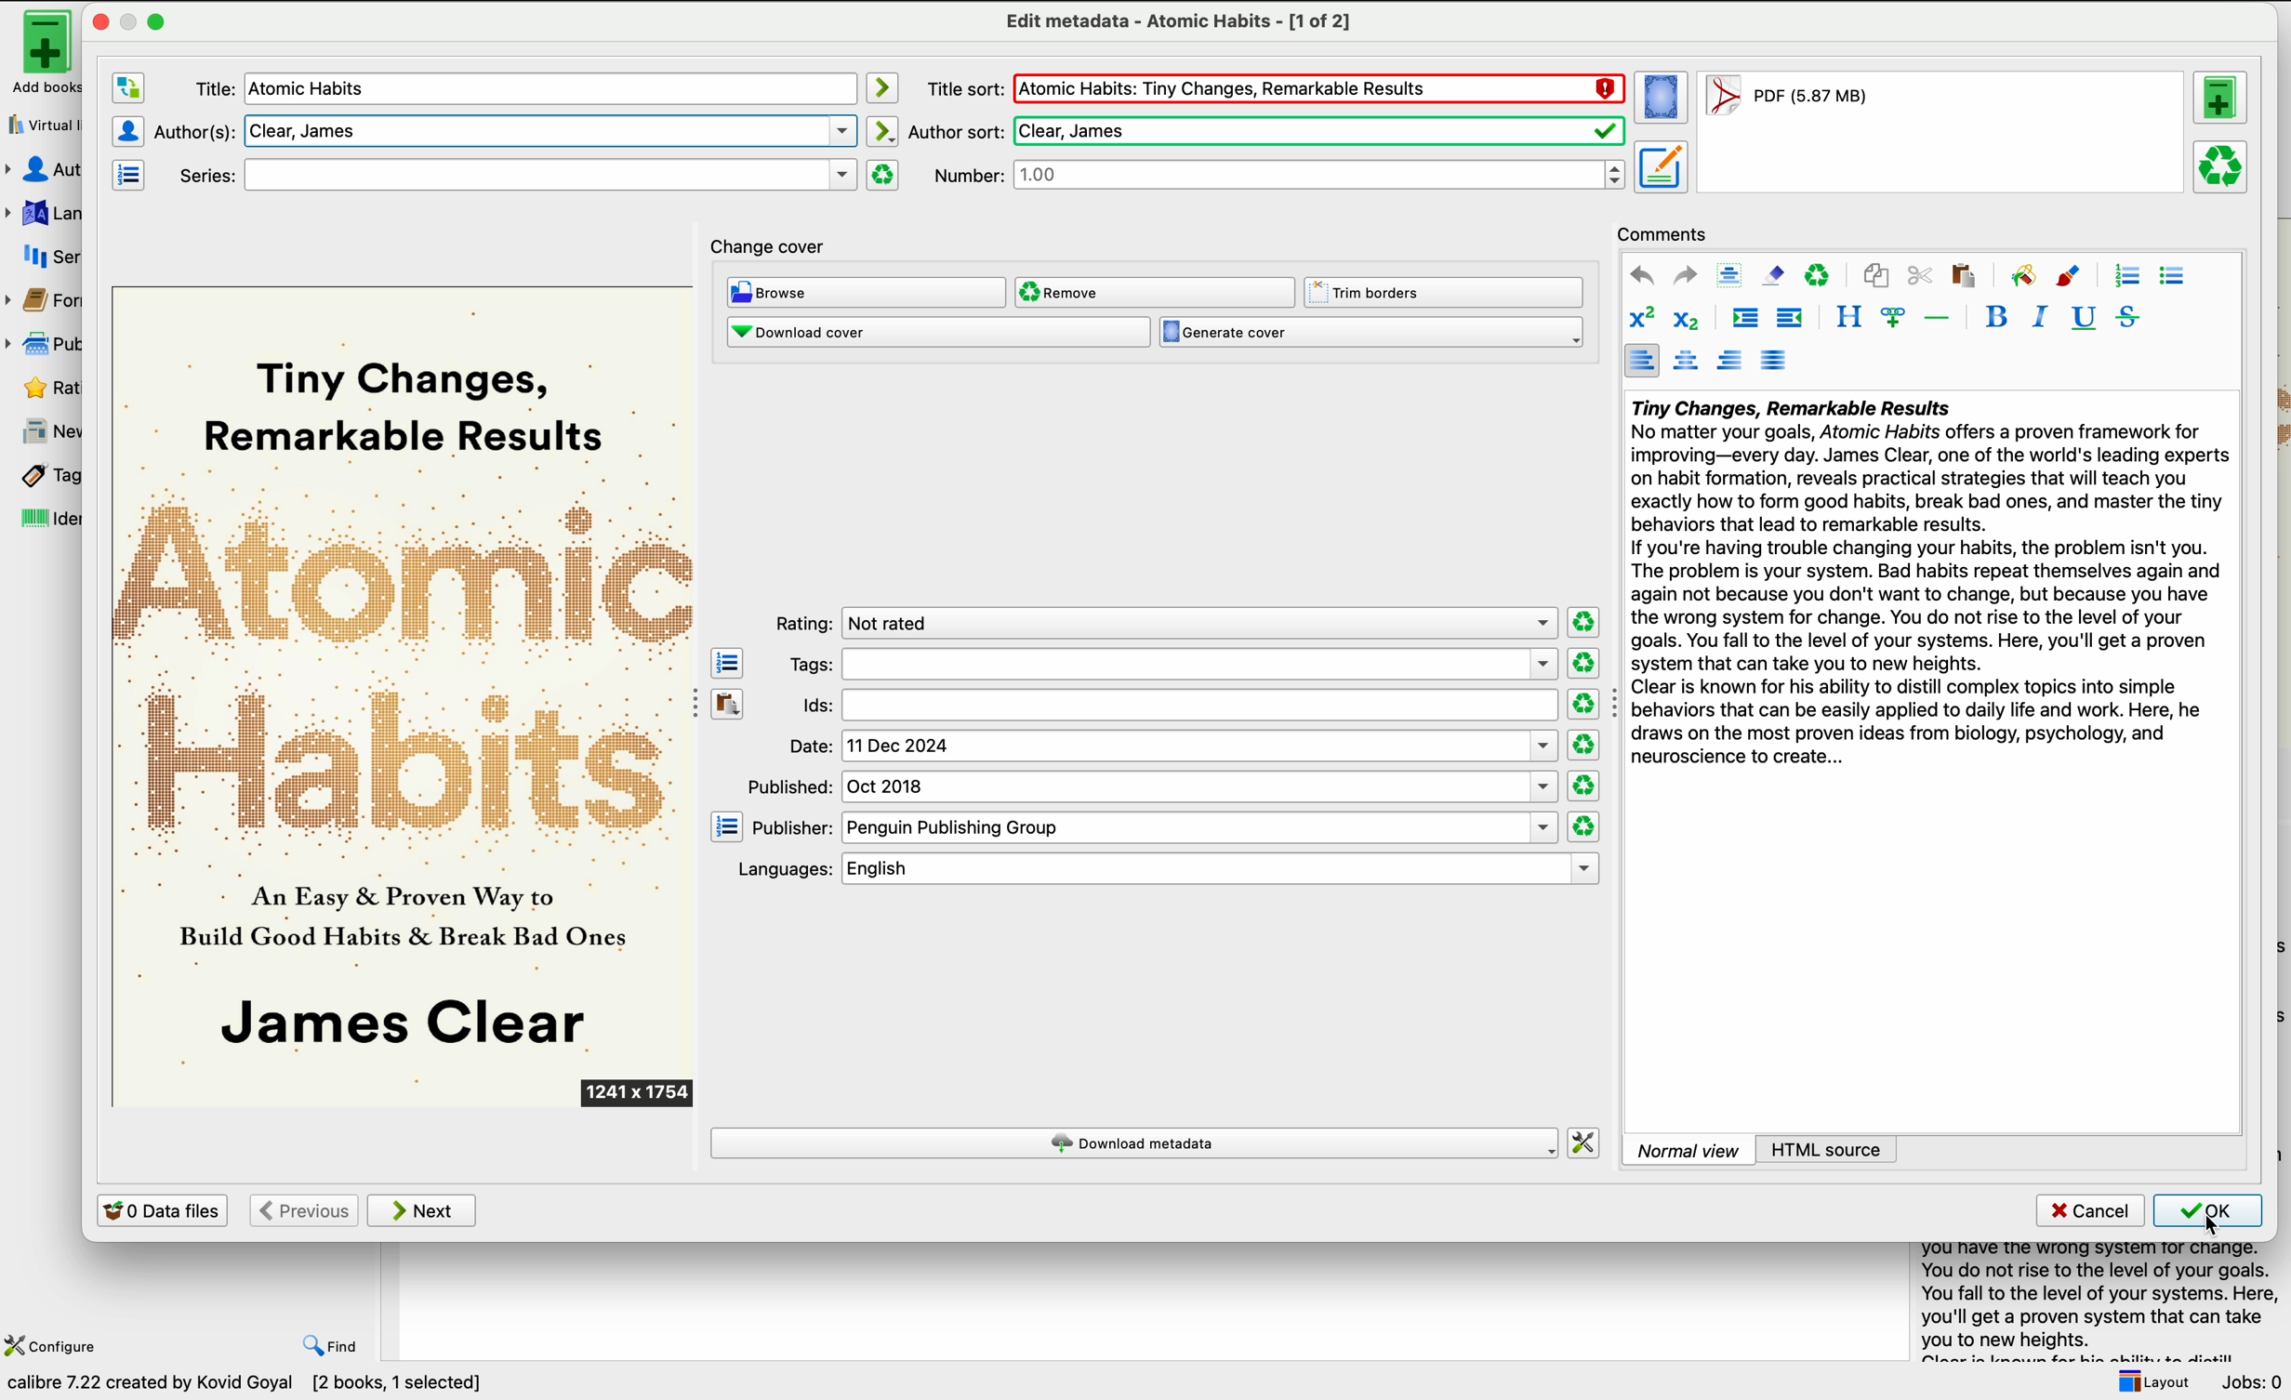  I want to click on align justified, so click(1776, 360).